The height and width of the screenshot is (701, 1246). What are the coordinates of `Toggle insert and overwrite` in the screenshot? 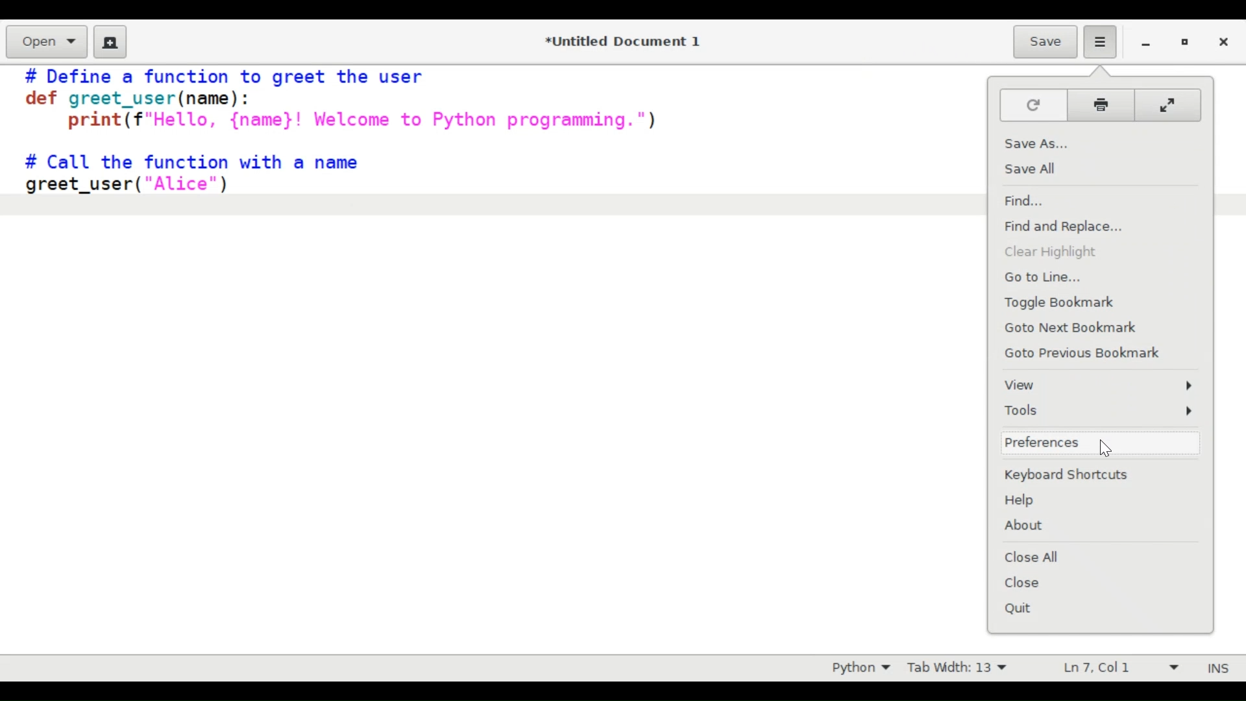 It's located at (1206, 668).